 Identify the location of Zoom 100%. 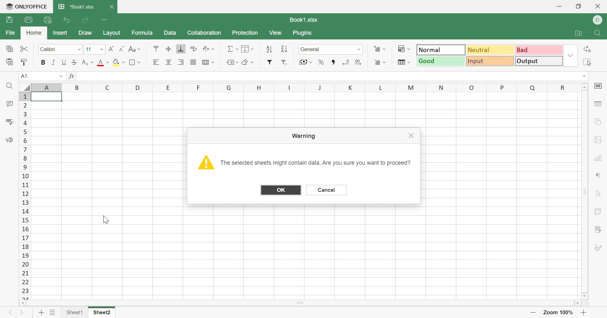
(559, 312).